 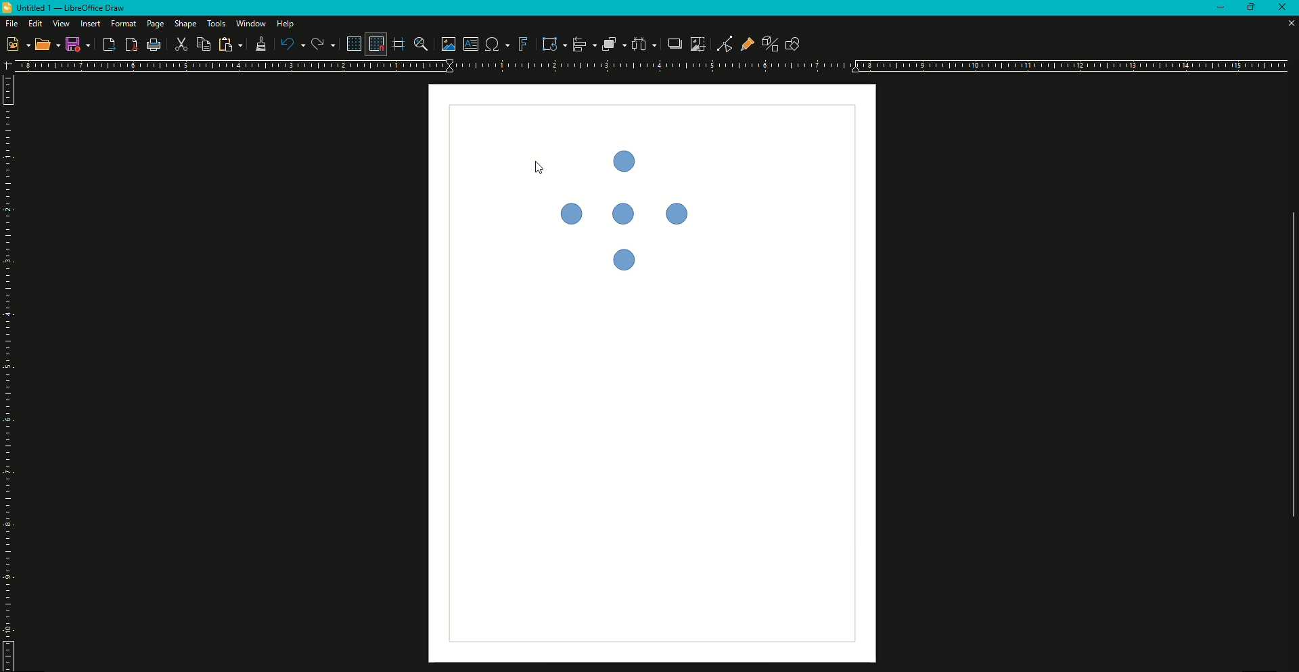 I want to click on New, so click(x=16, y=45).